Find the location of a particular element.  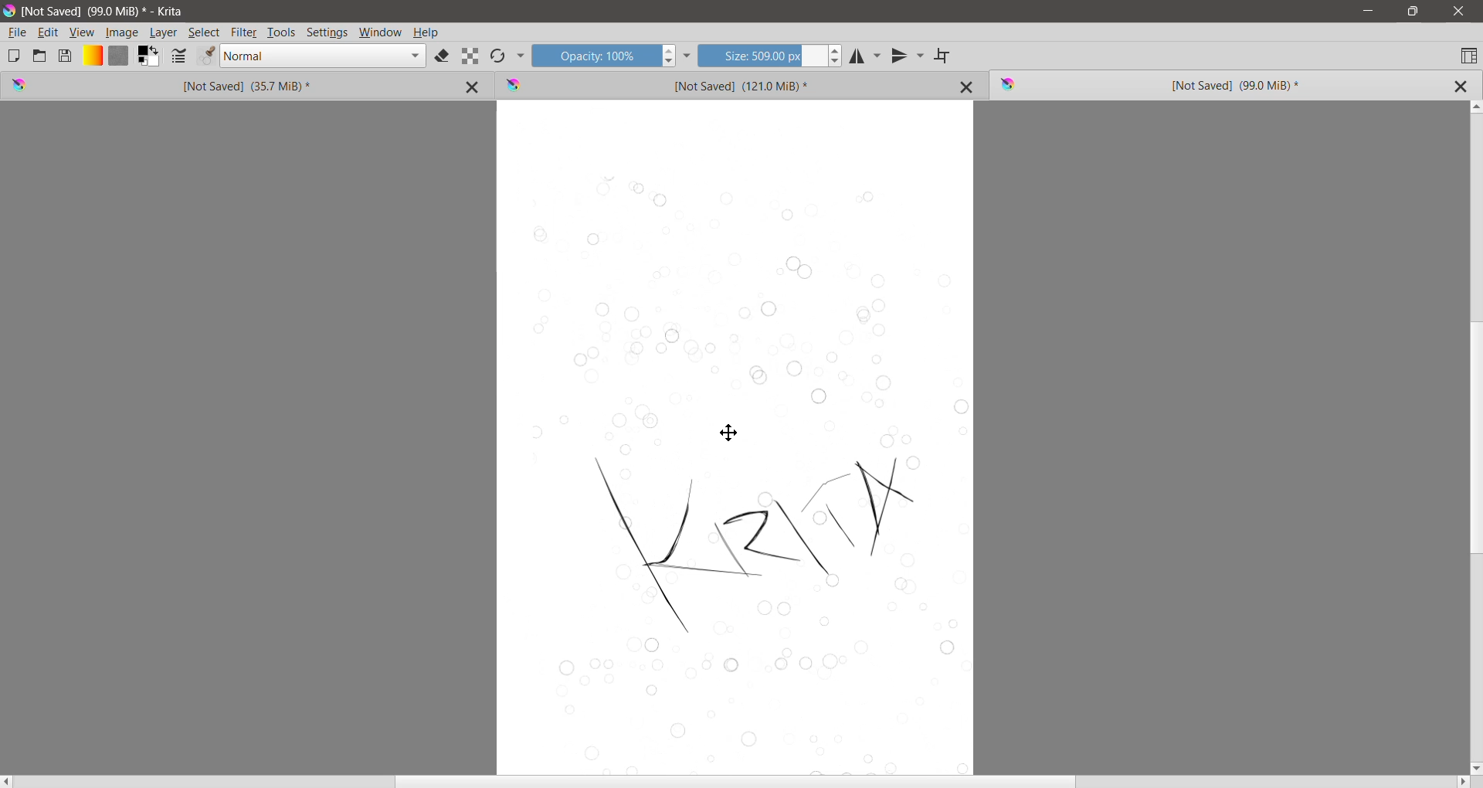

Opacity input is located at coordinates (594, 55).